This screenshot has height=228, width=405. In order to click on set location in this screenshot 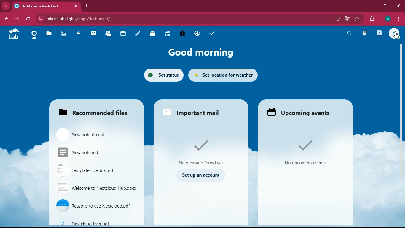, I will do `click(225, 75)`.